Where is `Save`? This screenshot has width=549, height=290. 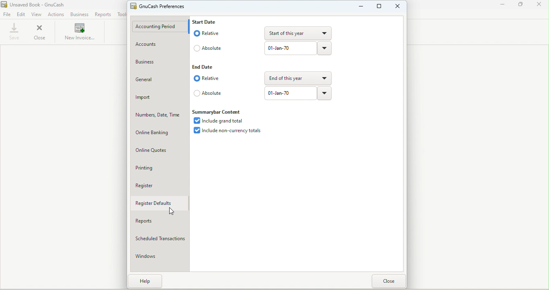
Save is located at coordinates (14, 33).